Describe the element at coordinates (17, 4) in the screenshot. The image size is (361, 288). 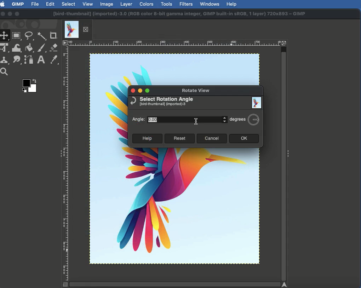
I see `GIMP` at that location.